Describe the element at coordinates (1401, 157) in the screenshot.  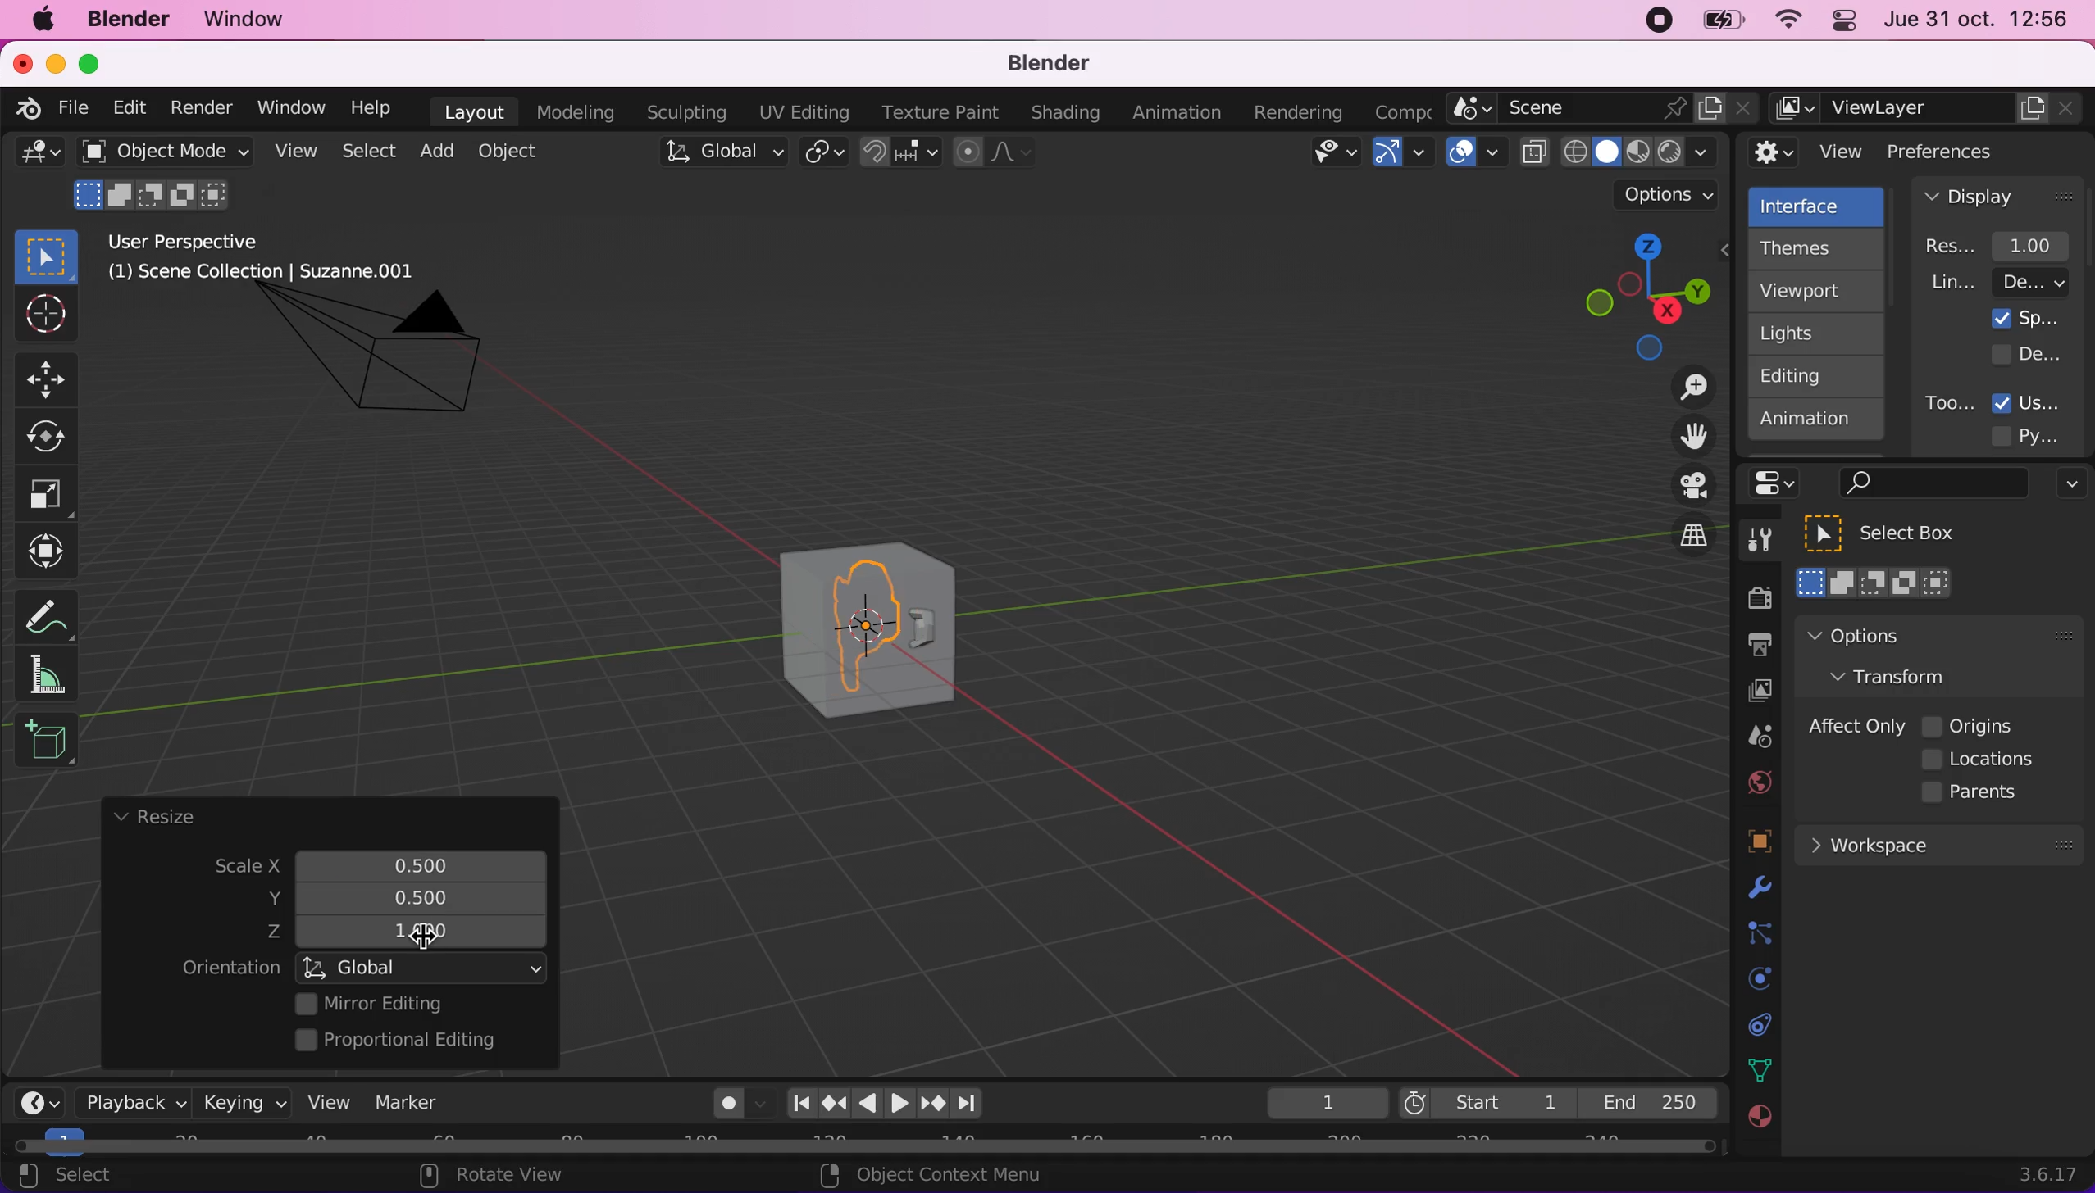
I see `gizmos` at that location.